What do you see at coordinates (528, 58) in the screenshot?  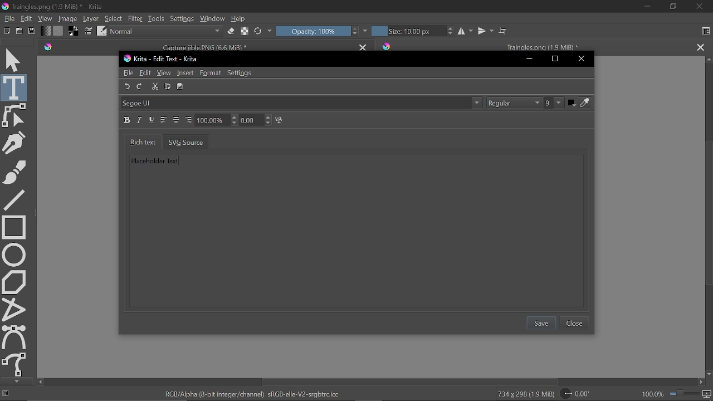 I see `Minimize` at bounding box center [528, 58].